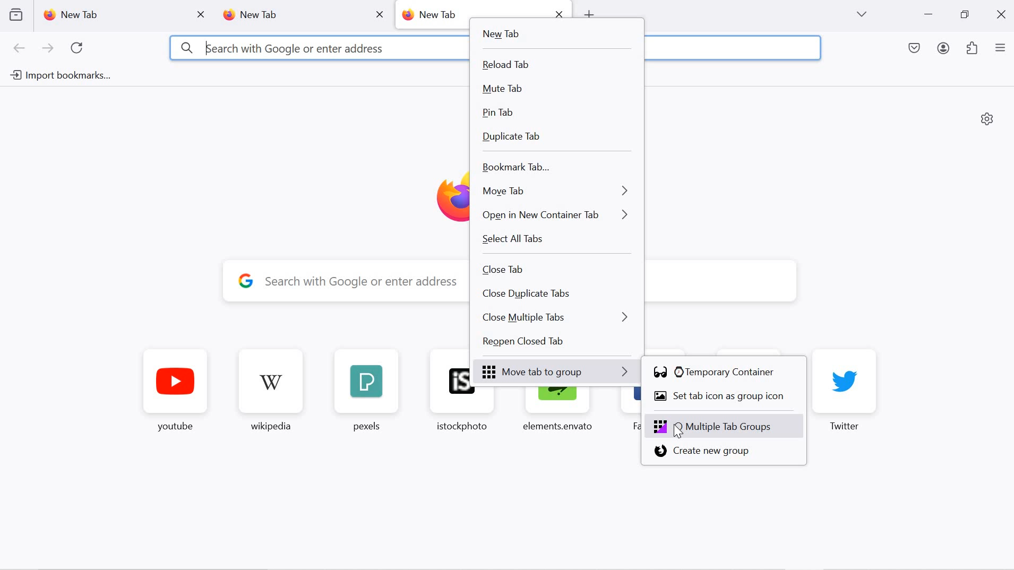  Describe the element at coordinates (929, 15) in the screenshot. I see `minimize` at that location.